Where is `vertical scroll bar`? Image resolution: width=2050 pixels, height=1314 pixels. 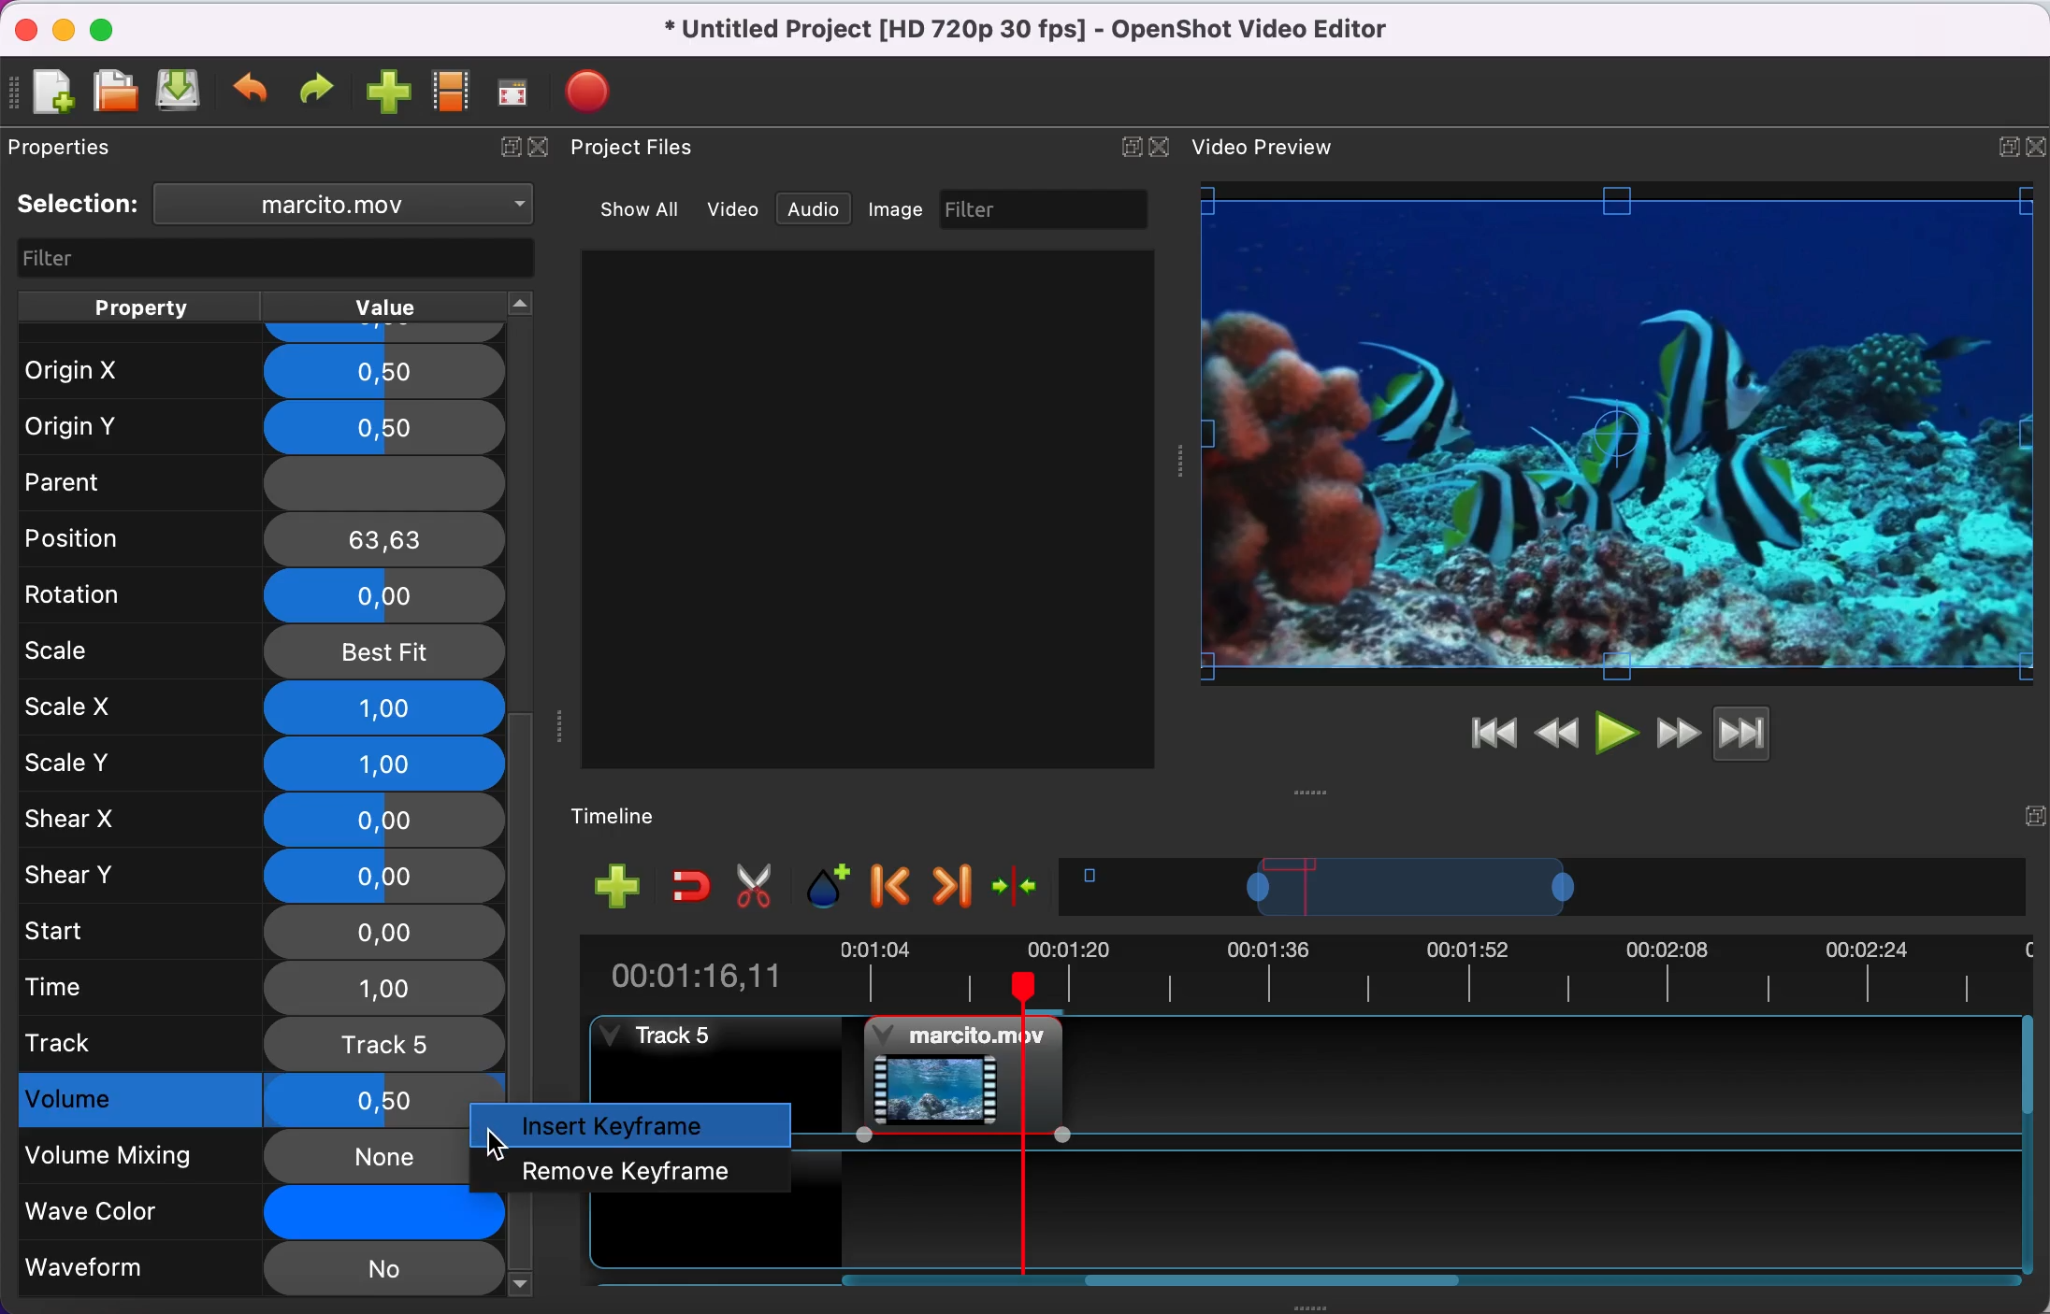
vertical scroll bar is located at coordinates (524, 906).